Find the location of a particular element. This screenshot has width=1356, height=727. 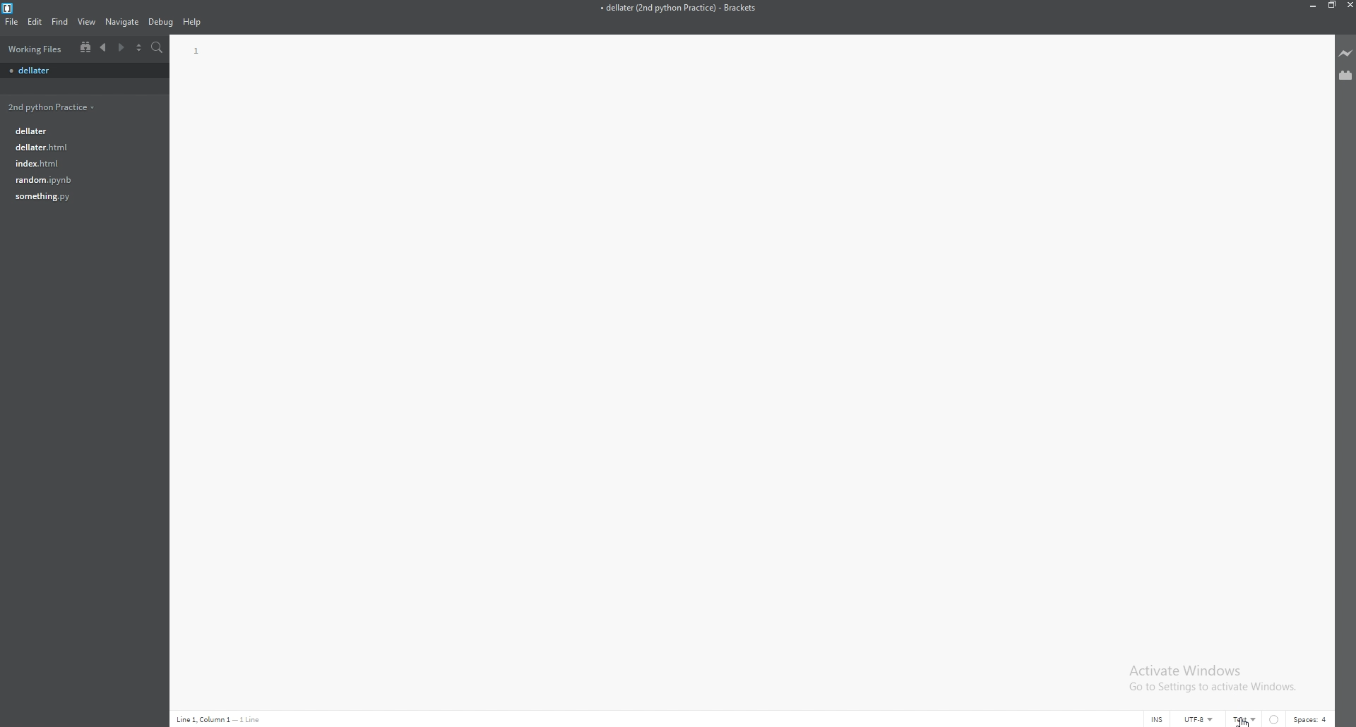

previous is located at coordinates (103, 47).